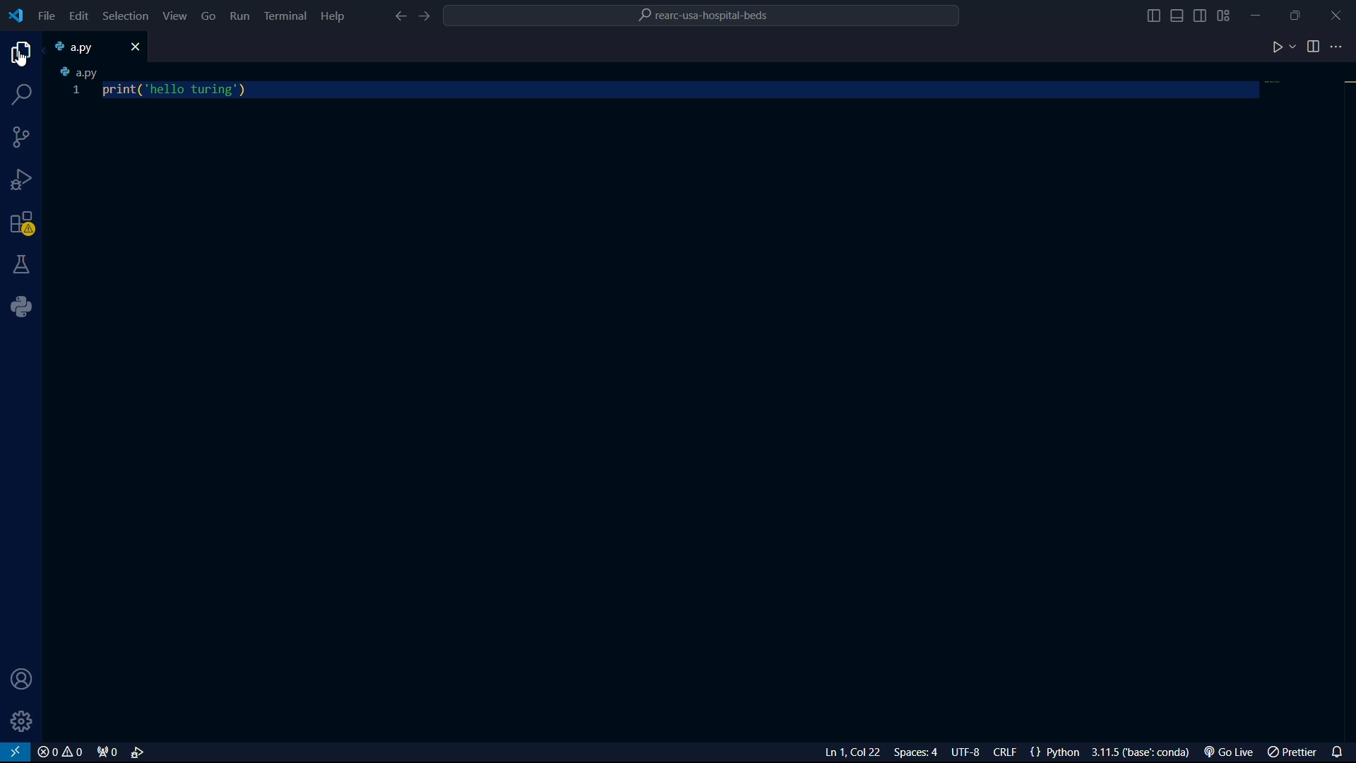 The width and height of the screenshot is (1356, 763). Describe the element at coordinates (23, 182) in the screenshot. I see `run and debugging` at that location.